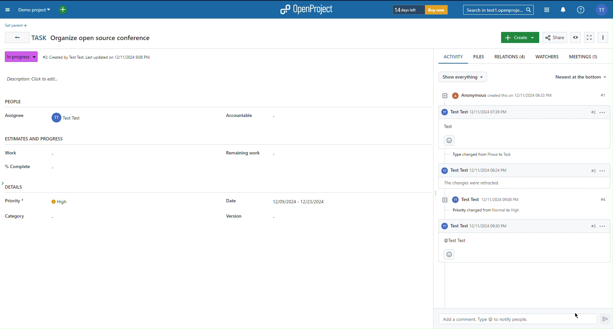 The height and width of the screenshot is (329, 613). I want to click on Notifications, so click(562, 9).